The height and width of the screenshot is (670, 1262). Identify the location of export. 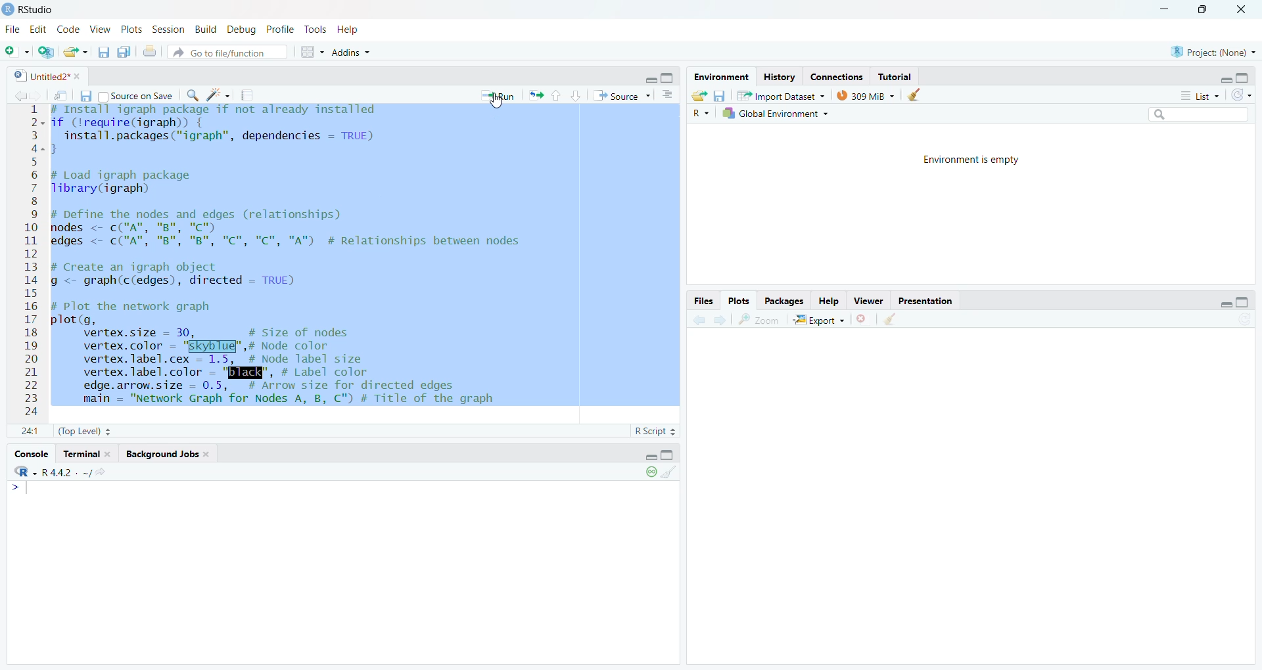
(697, 96).